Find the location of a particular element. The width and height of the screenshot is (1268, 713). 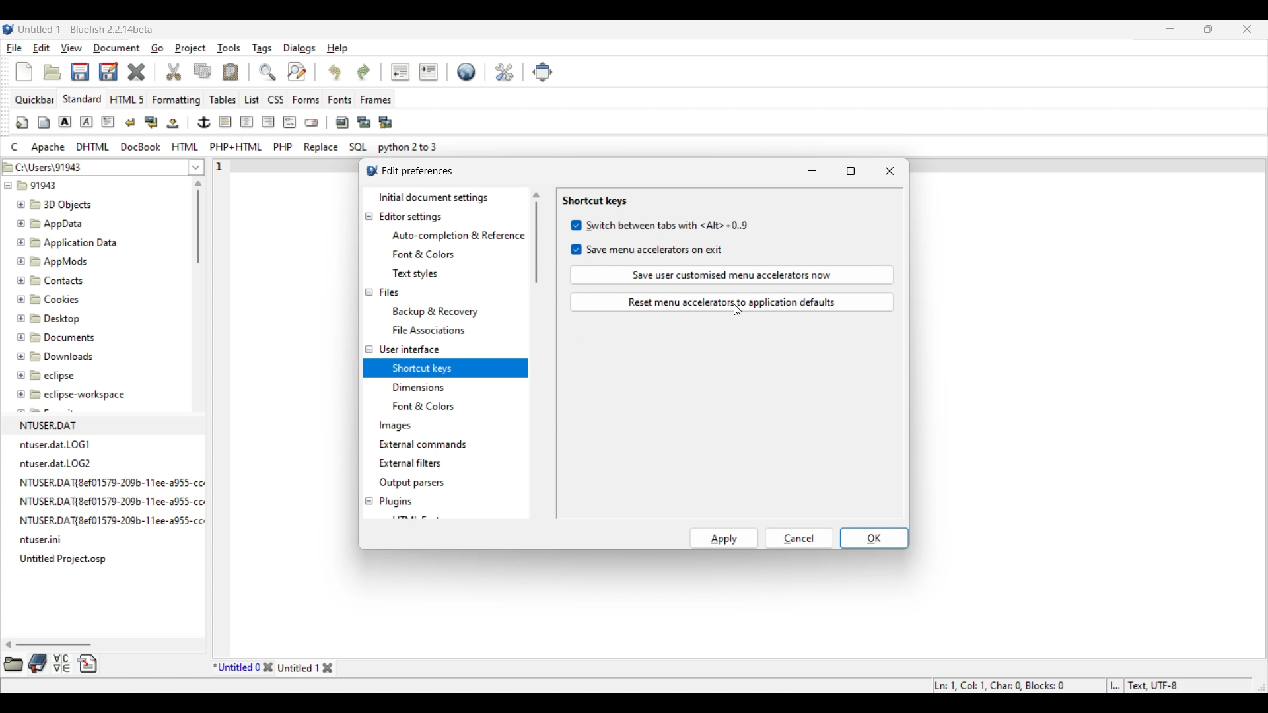

Dialogs menu is located at coordinates (299, 48).